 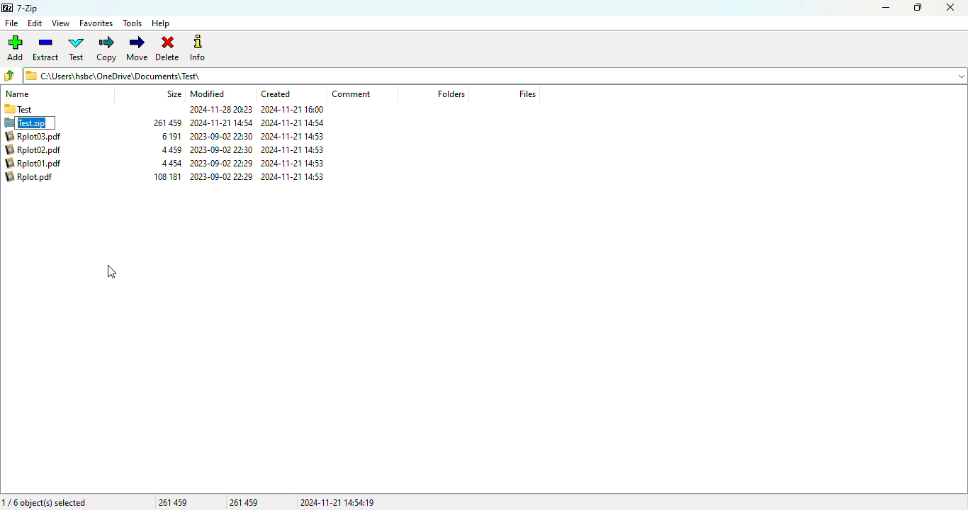 What do you see at coordinates (299, 136) in the screenshot?
I see `2024-11-21 14:53` at bounding box center [299, 136].